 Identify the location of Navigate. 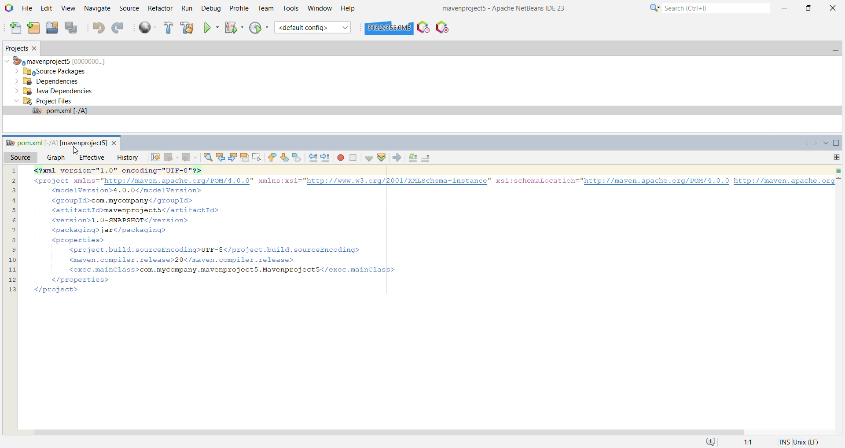
(98, 9).